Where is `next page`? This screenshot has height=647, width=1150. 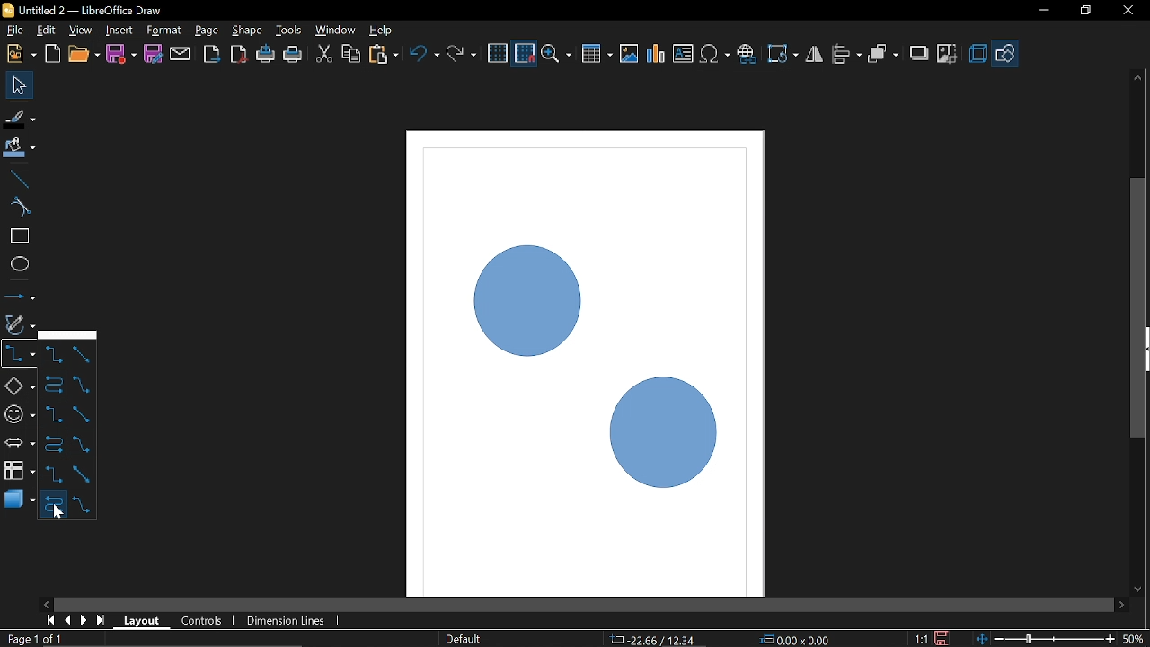
next page is located at coordinates (84, 619).